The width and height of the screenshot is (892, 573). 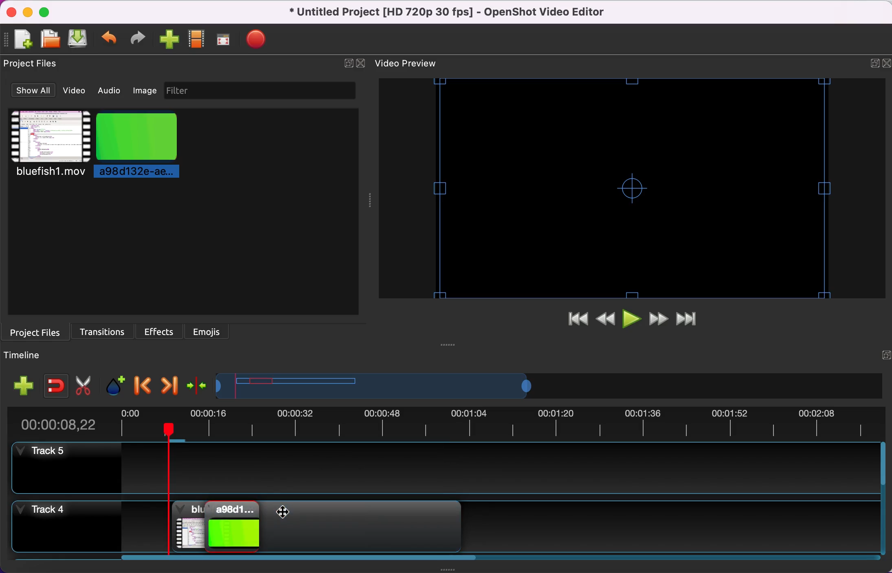 I want to click on show all, so click(x=32, y=90).